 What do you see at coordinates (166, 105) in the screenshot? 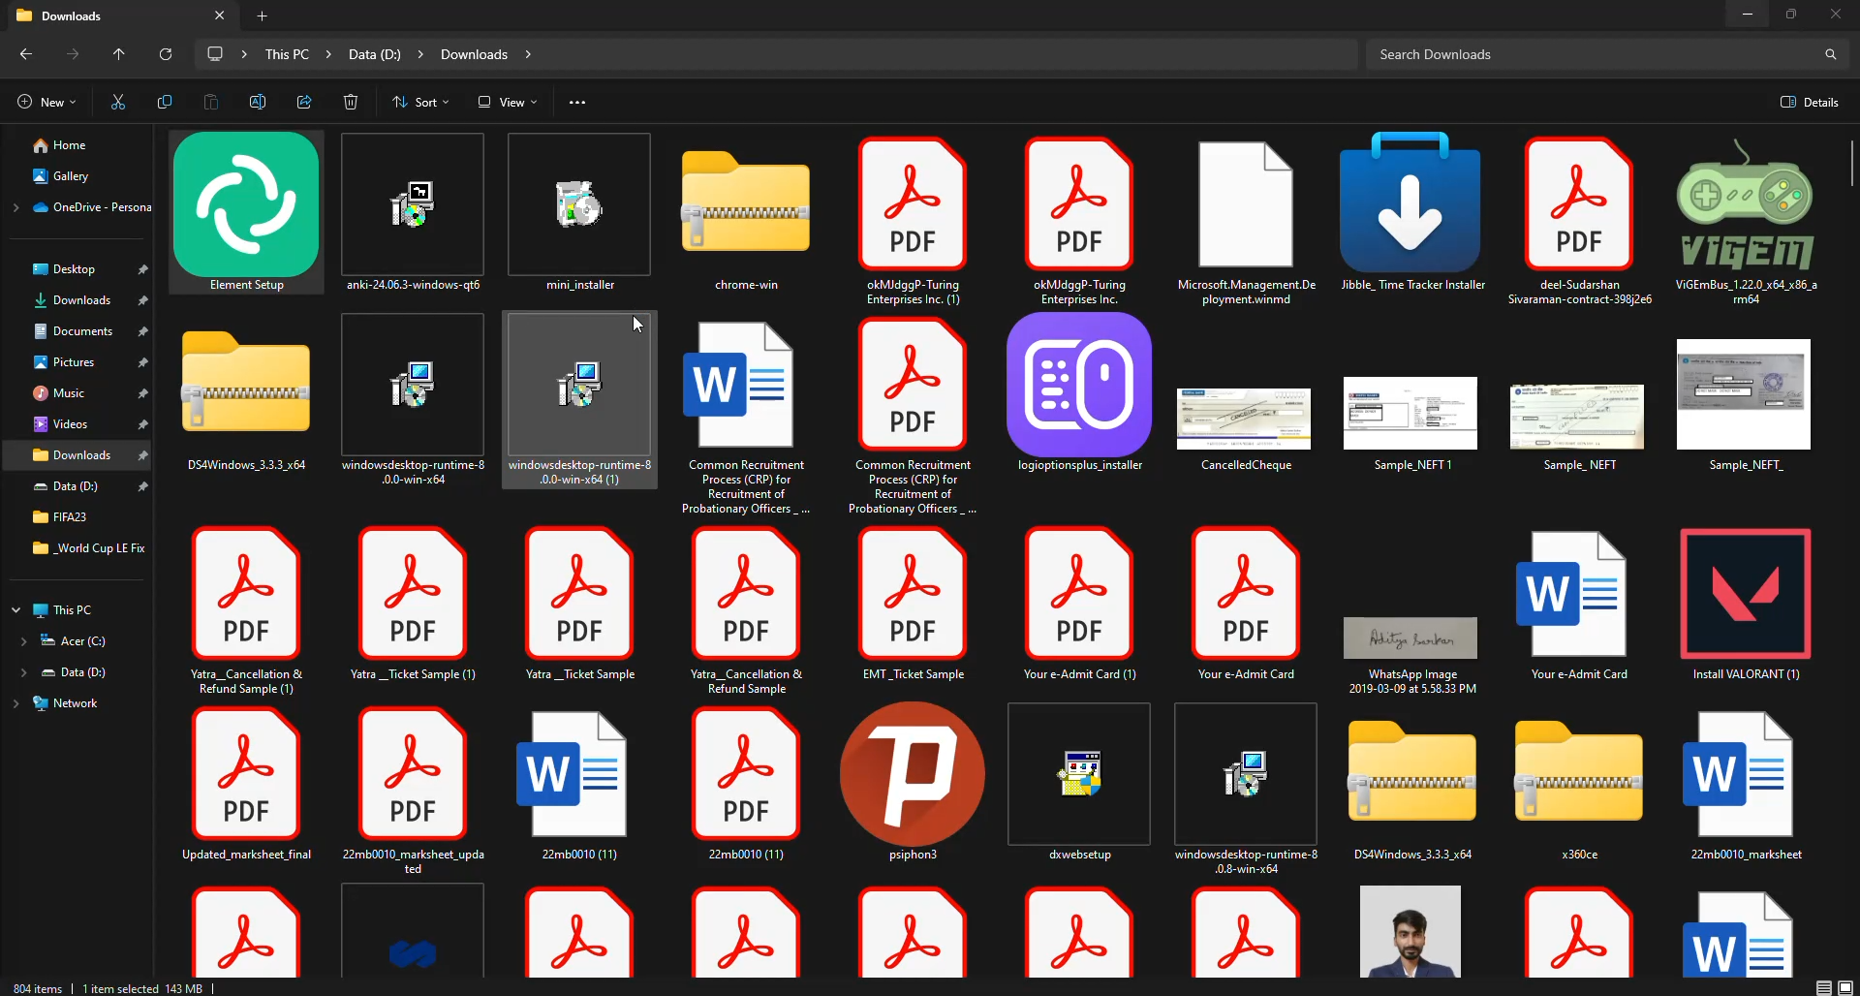
I see `copy` at bounding box center [166, 105].